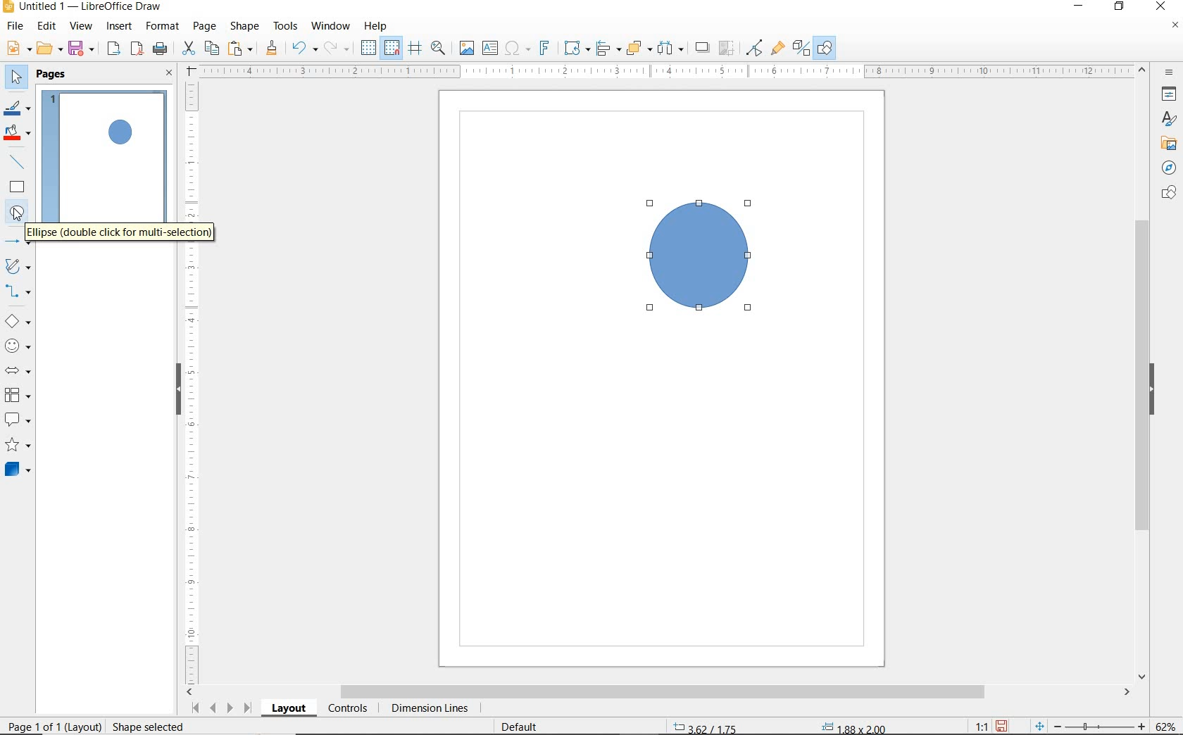  What do you see at coordinates (19, 243) in the screenshot?
I see `LINES AND ARROWS` at bounding box center [19, 243].